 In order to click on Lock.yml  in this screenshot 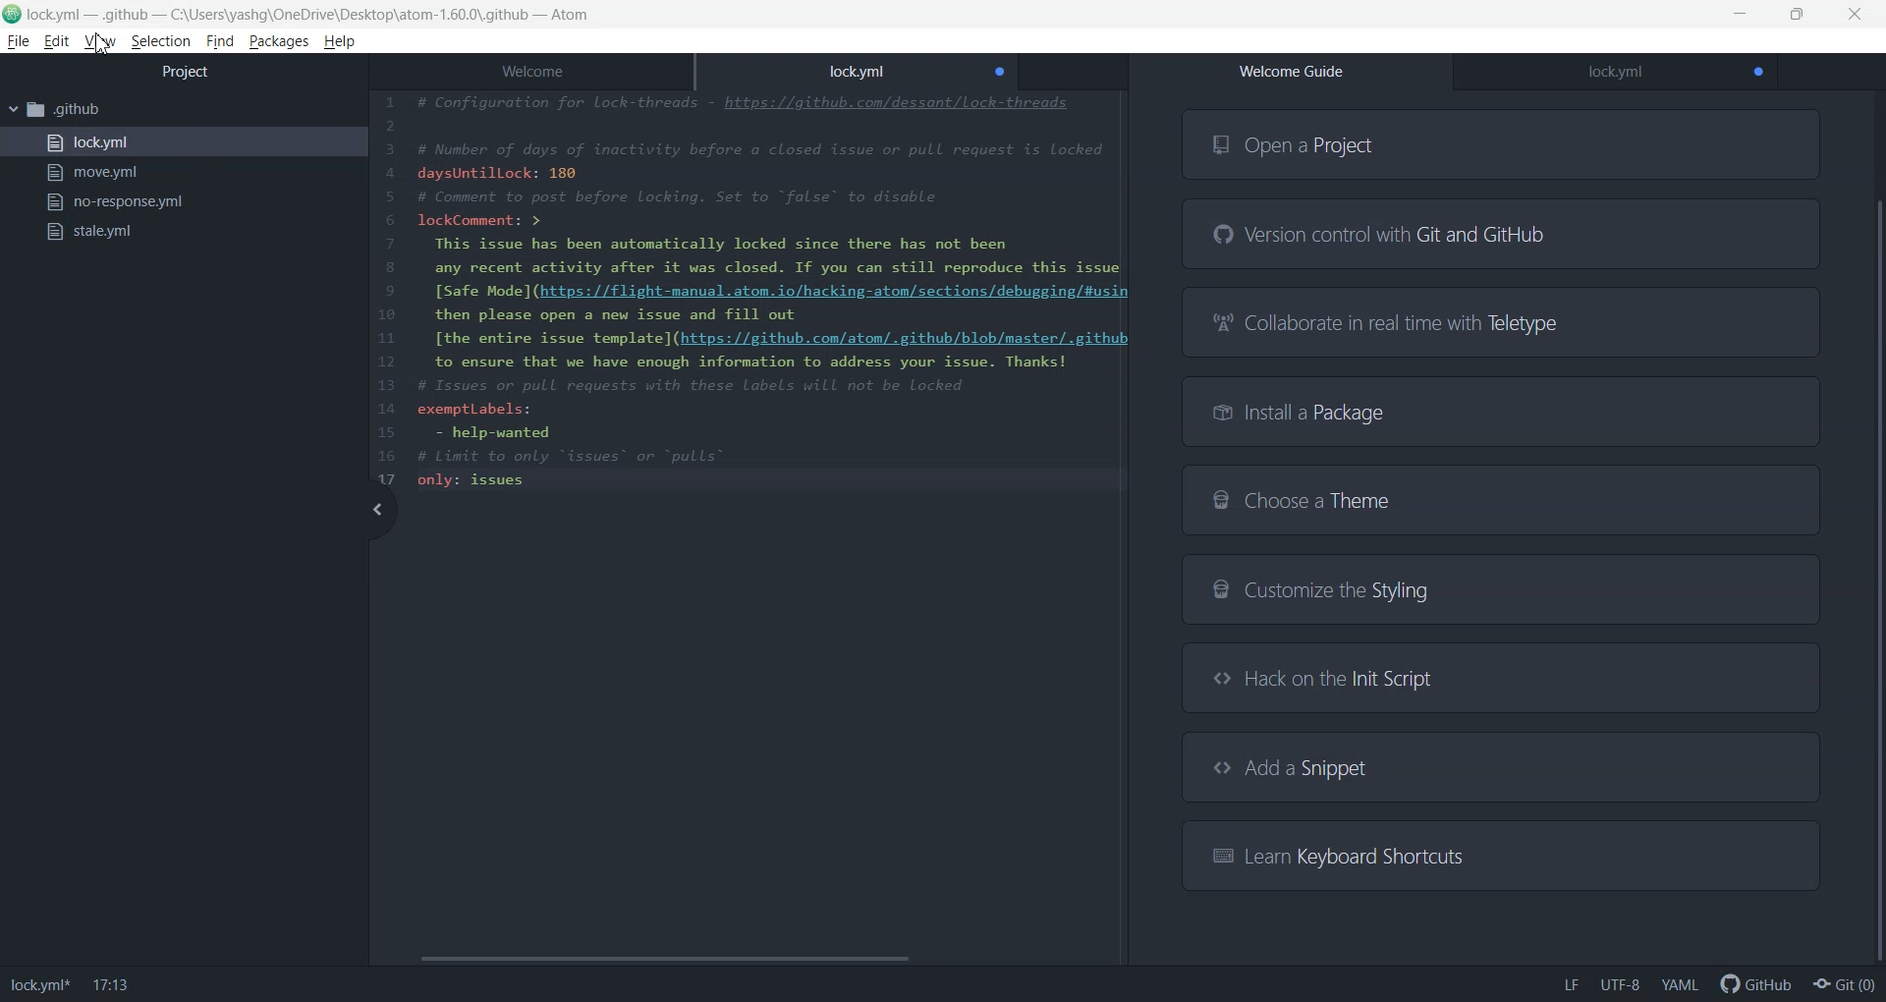, I will do `click(858, 68)`.